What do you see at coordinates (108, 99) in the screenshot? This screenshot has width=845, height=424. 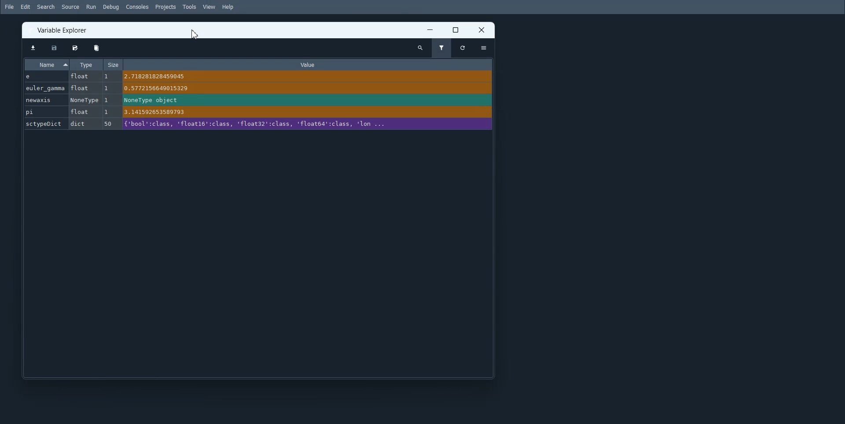 I see `1` at bounding box center [108, 99].